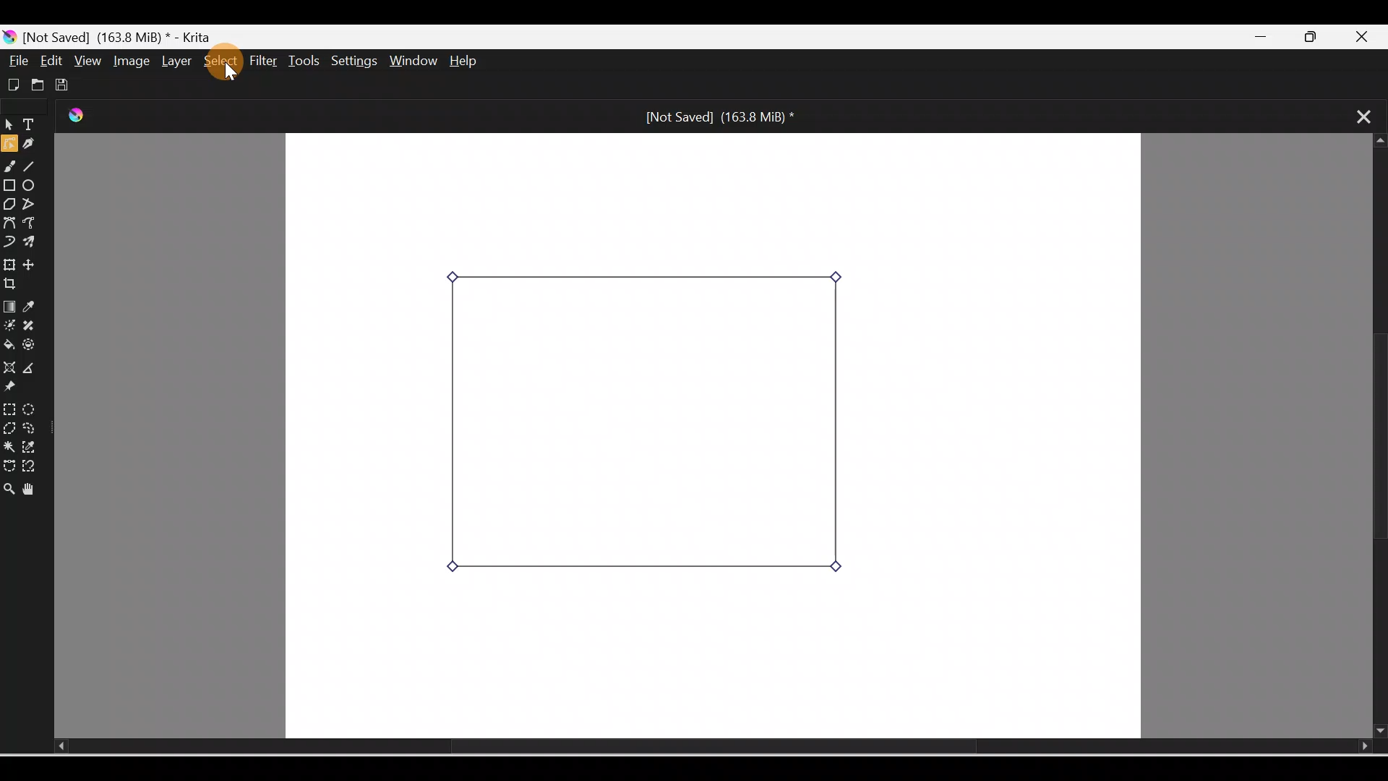 The image size is (1388, 781). Describe the element at coordinates (356, 62) in the screenshot. I see `Settings` at that location.